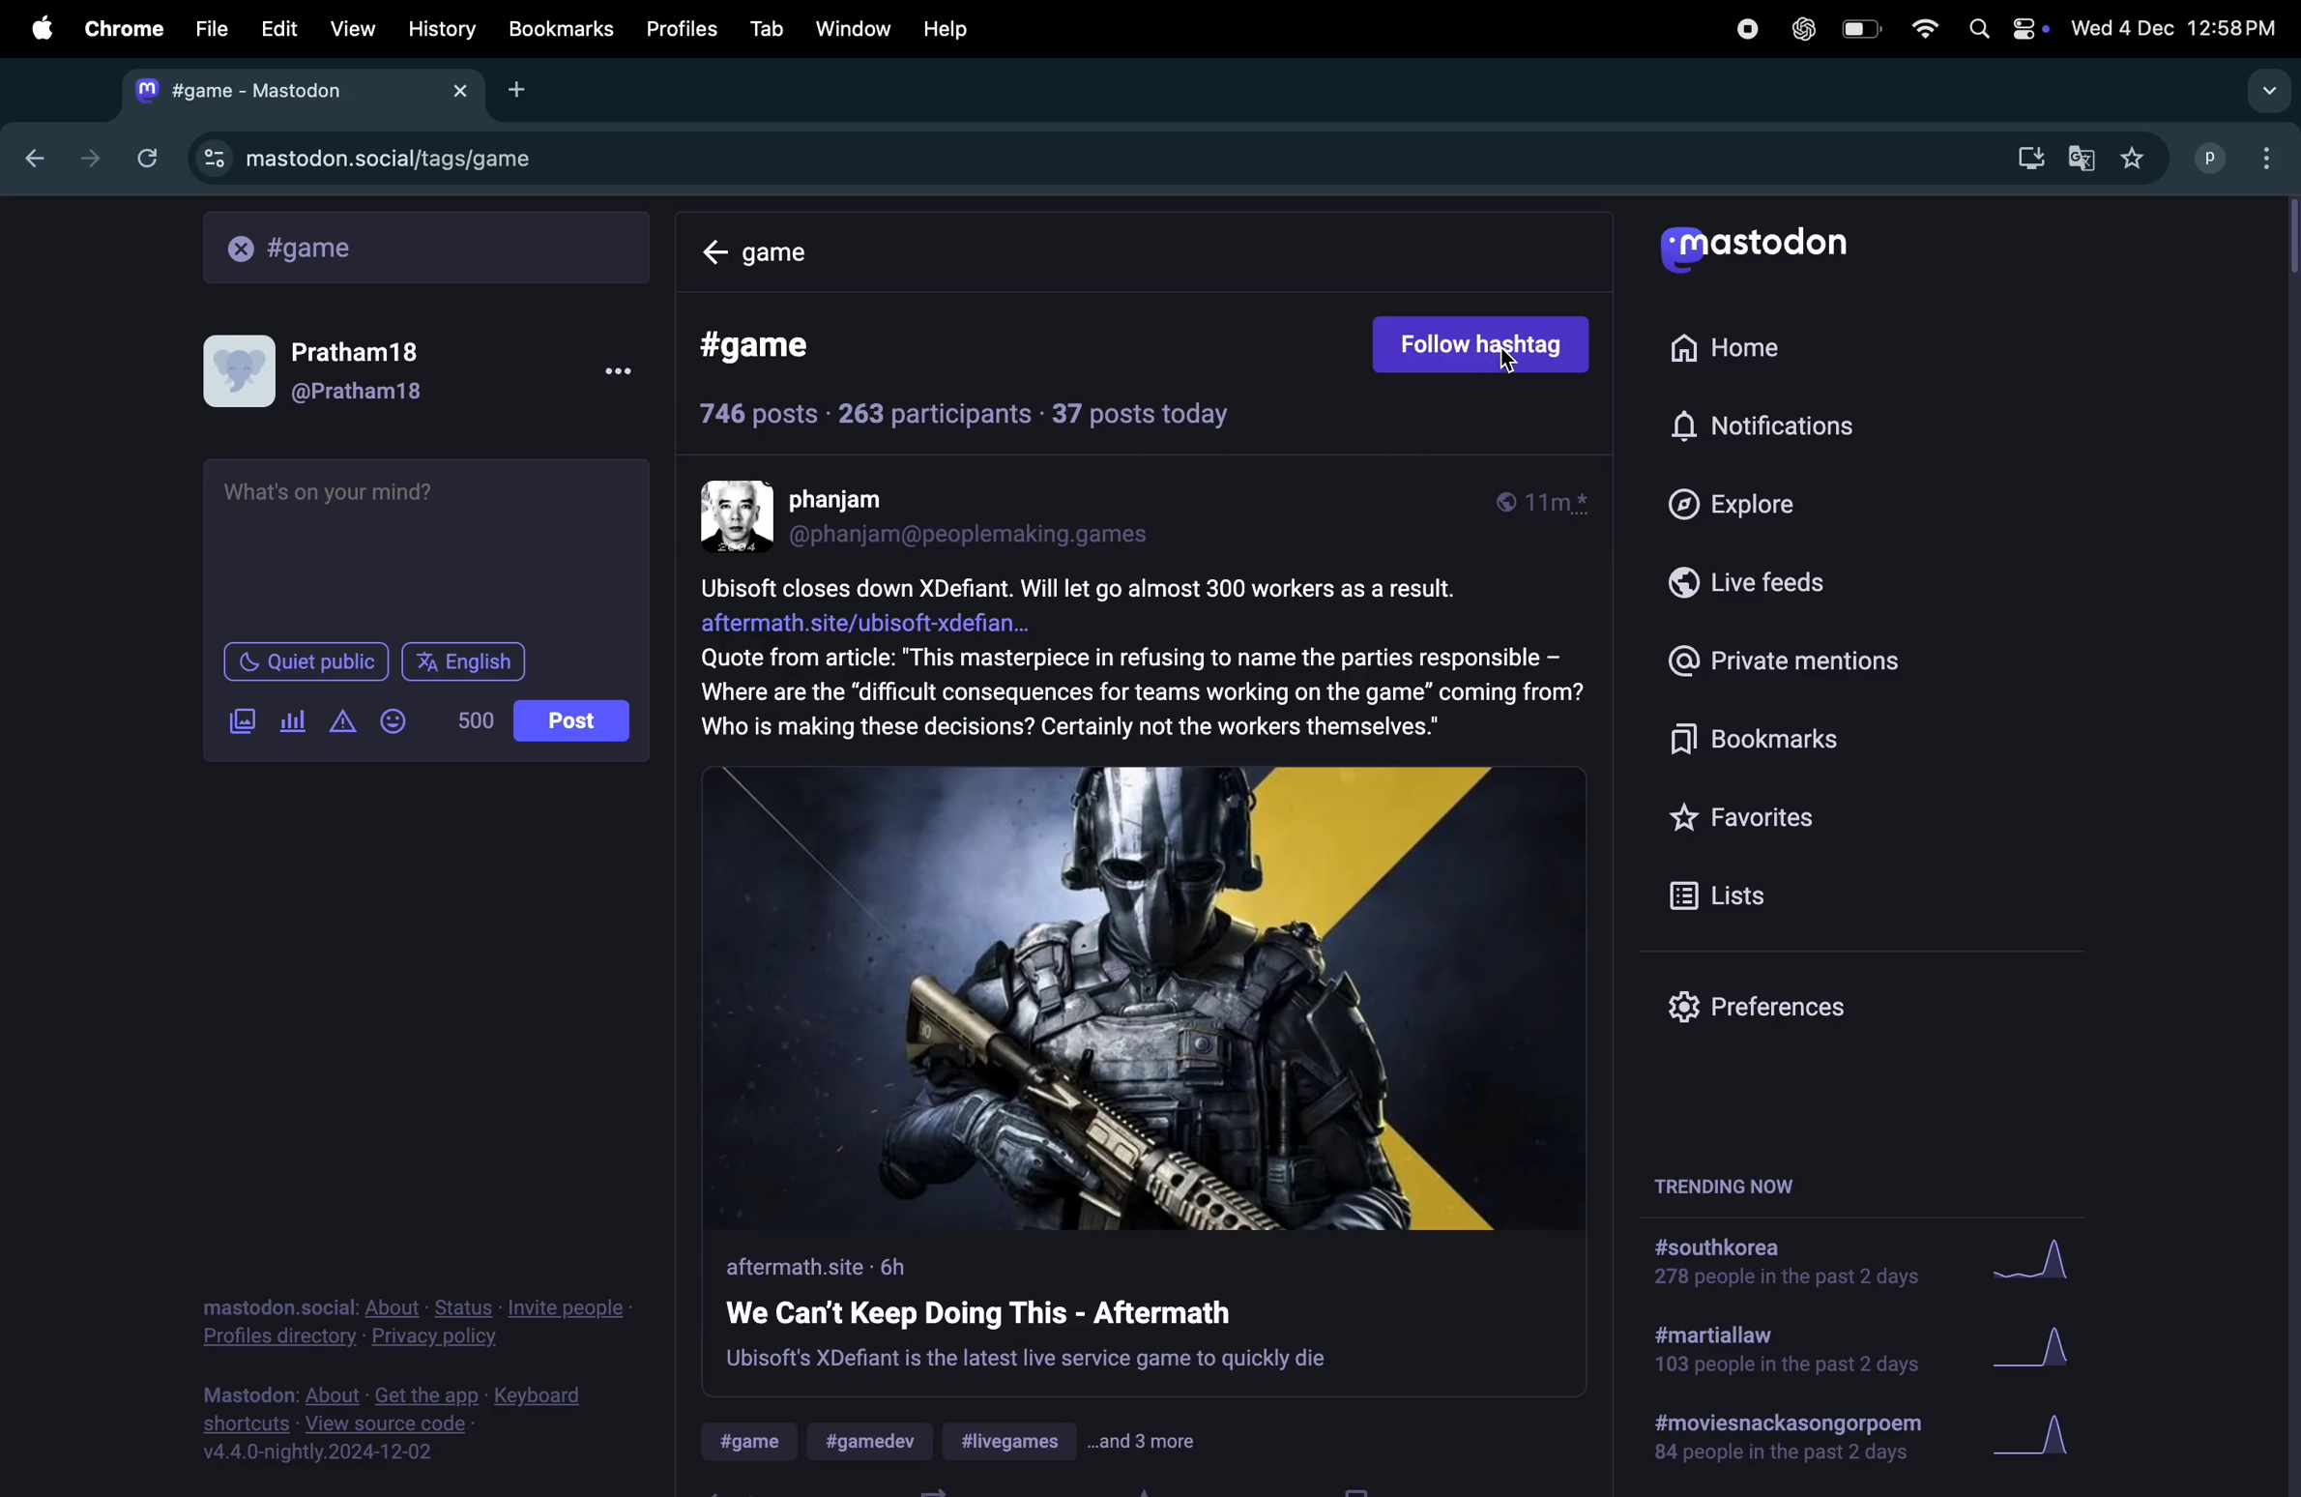 This screenshot has height=1497, width=2301. Describe the element at coordinates (239, 720) in the screenshot. I see `add image` at that location.